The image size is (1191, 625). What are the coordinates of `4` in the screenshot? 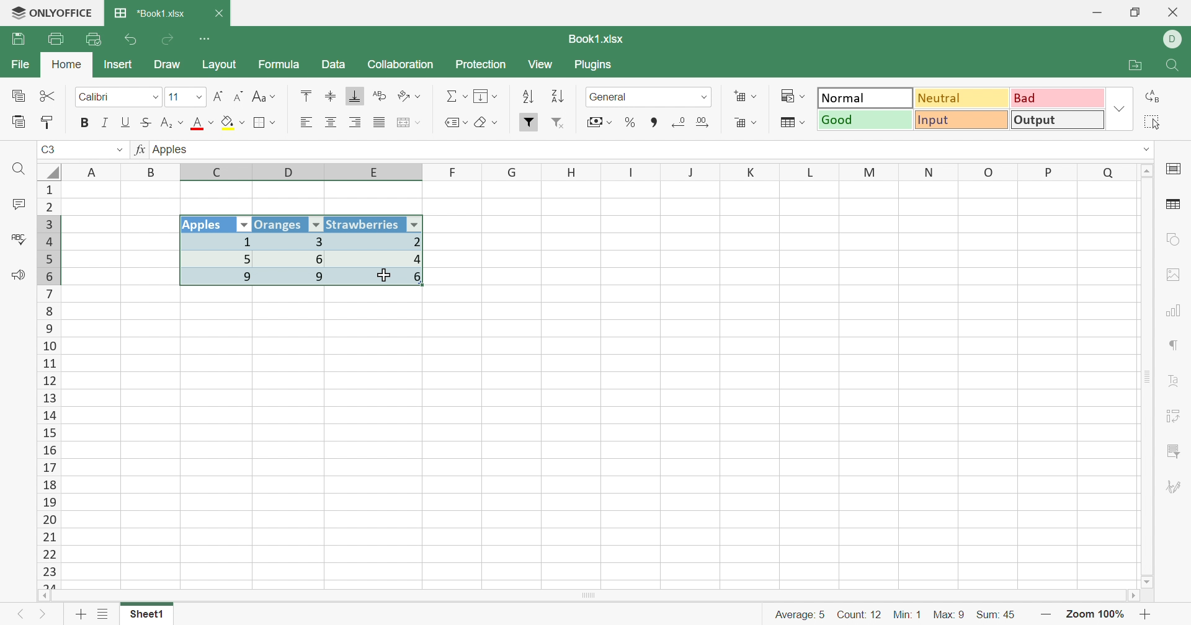 It's located at (380, 259).